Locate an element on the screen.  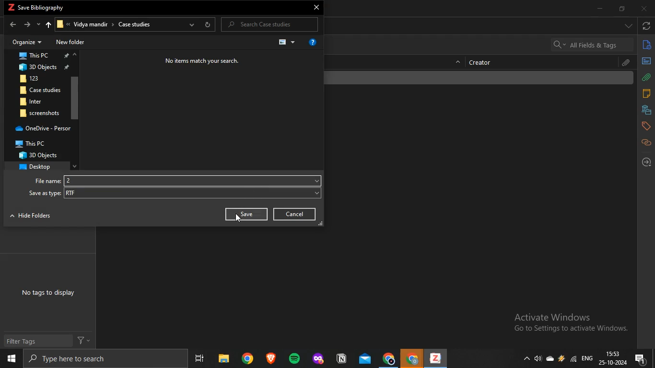
files is located at coordinates (223, 358).